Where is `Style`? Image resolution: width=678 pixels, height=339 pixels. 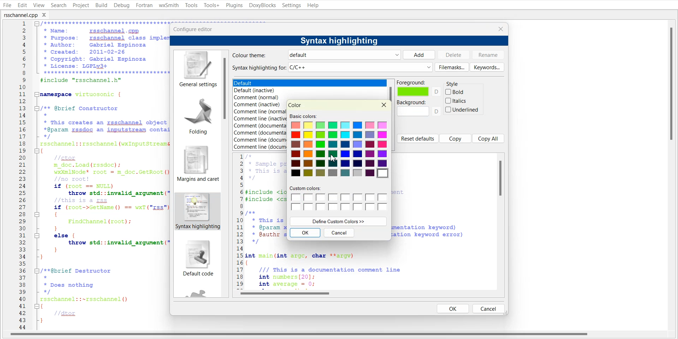
Style is located at coordinates (456, 82).